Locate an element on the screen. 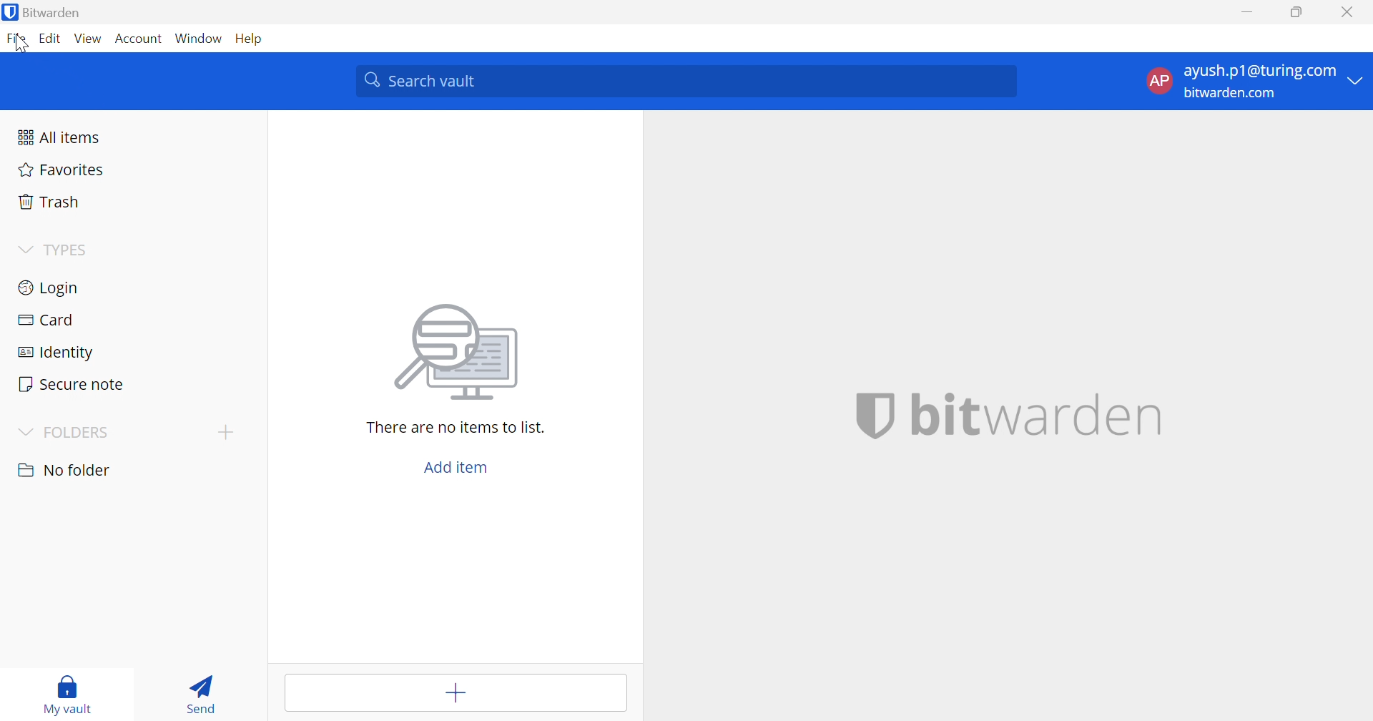  There are no items to list is located at coordinates (454, 428).